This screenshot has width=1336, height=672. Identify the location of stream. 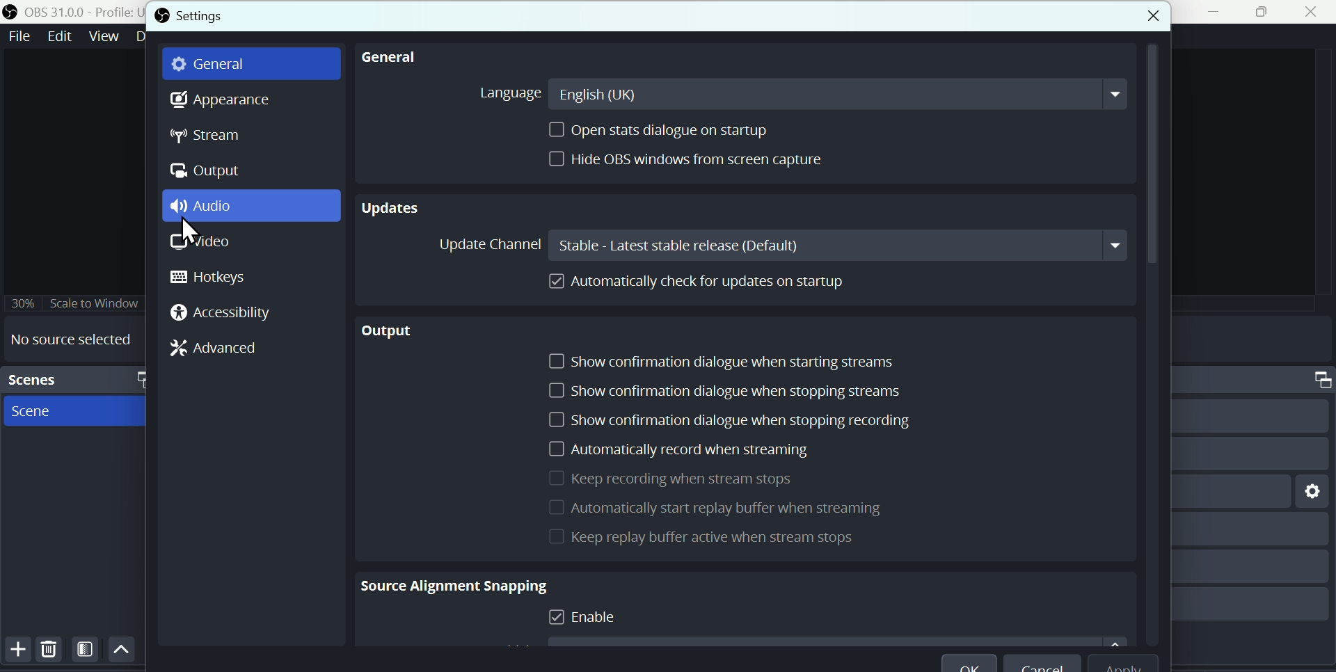
(212, 137).